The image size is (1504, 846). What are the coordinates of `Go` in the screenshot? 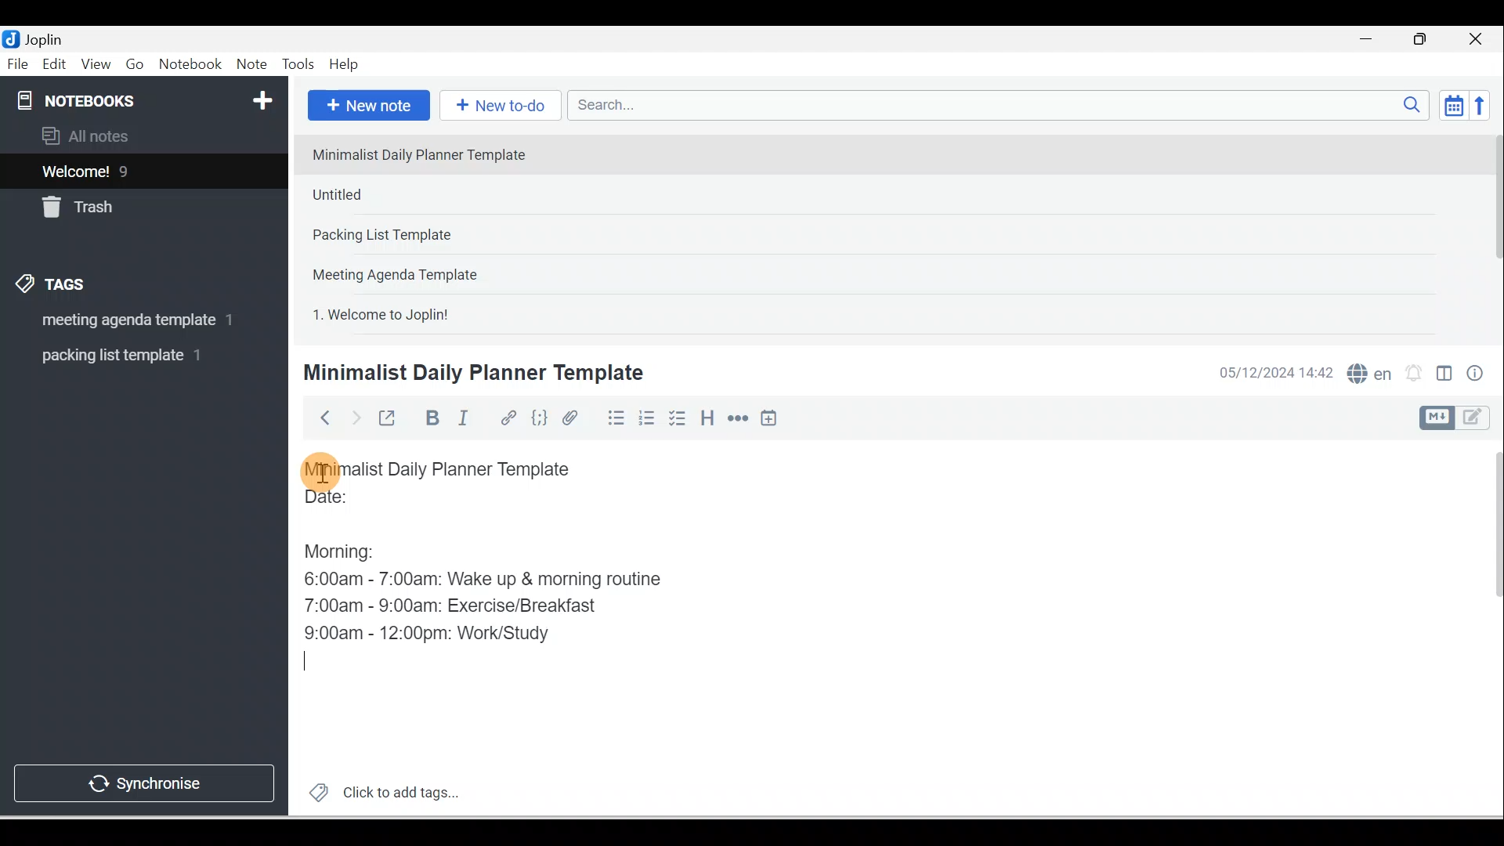 It's located at (137, 65).